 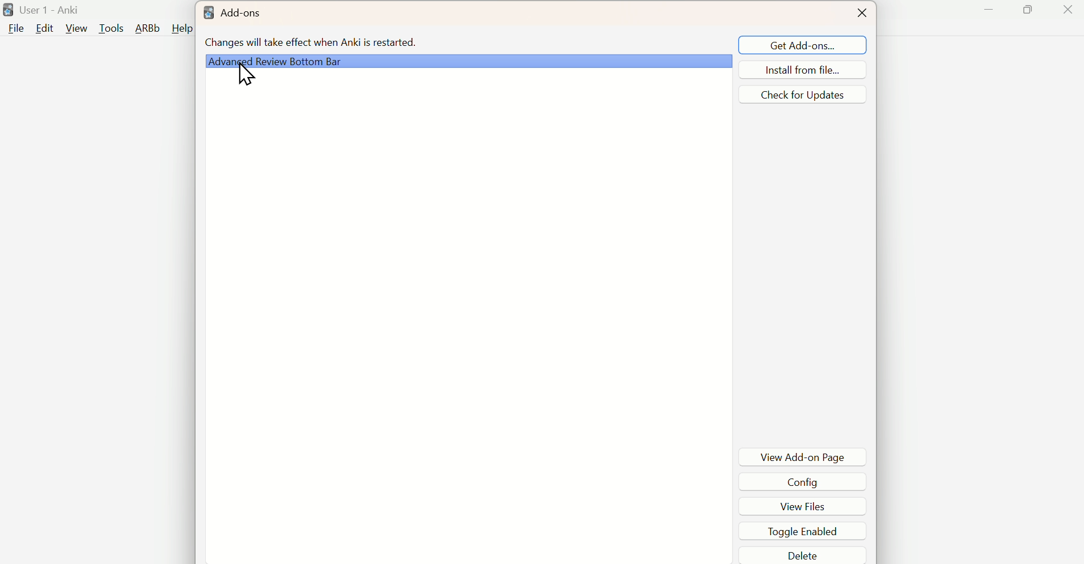 What do you see at coordinates (799, 45) in the screenshot?
I see `Get Add-ons...` at bounding box center [799, 45].